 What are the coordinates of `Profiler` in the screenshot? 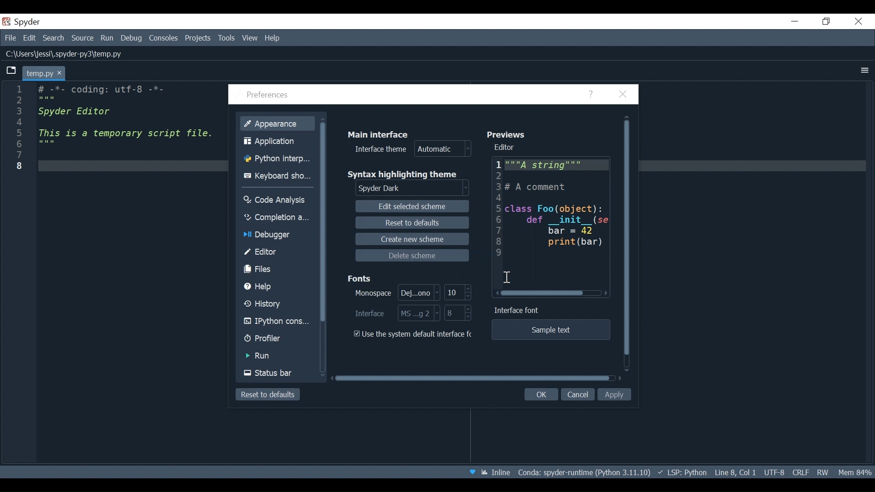 It's located at (277, 339).